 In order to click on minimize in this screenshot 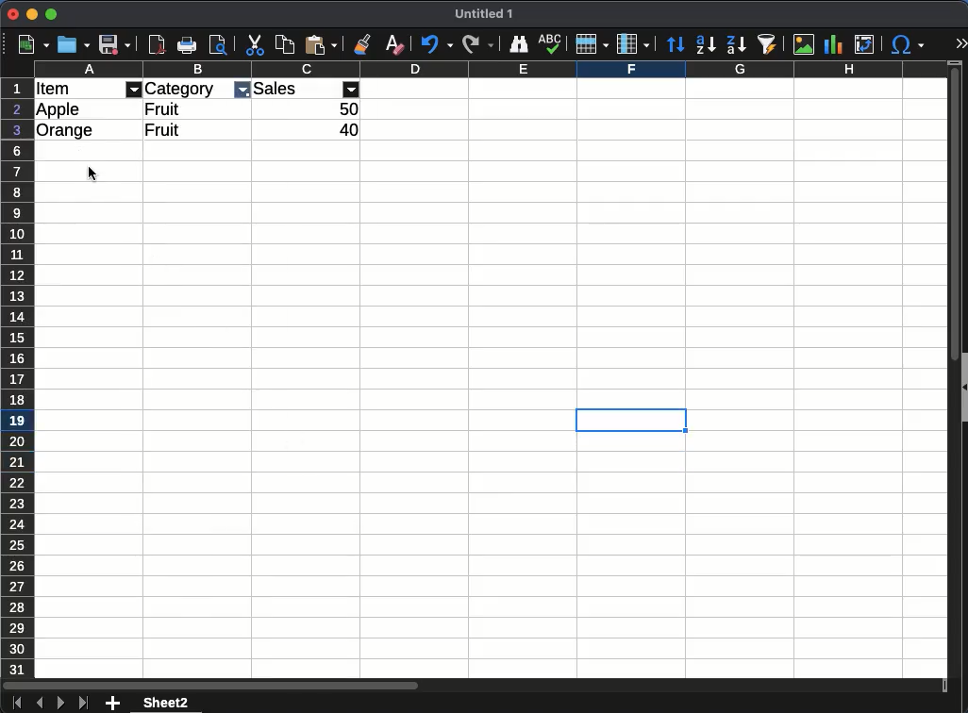, I will do `click(32, 14)`.